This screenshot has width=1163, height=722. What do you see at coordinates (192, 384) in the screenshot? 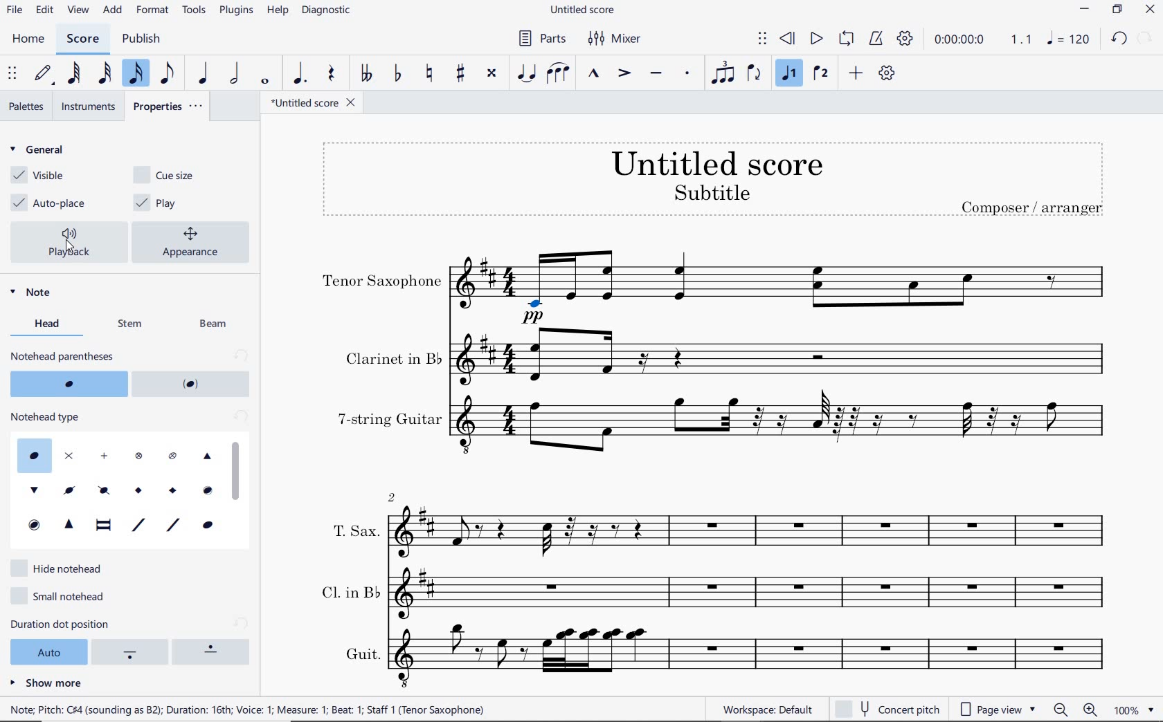
I see `Notehead parentheses` at bounding box center [192, 384].